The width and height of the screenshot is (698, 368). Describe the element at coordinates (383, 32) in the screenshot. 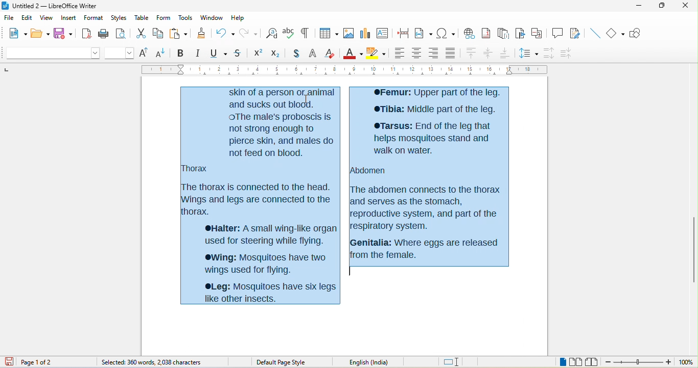

I see `text box` at that location.